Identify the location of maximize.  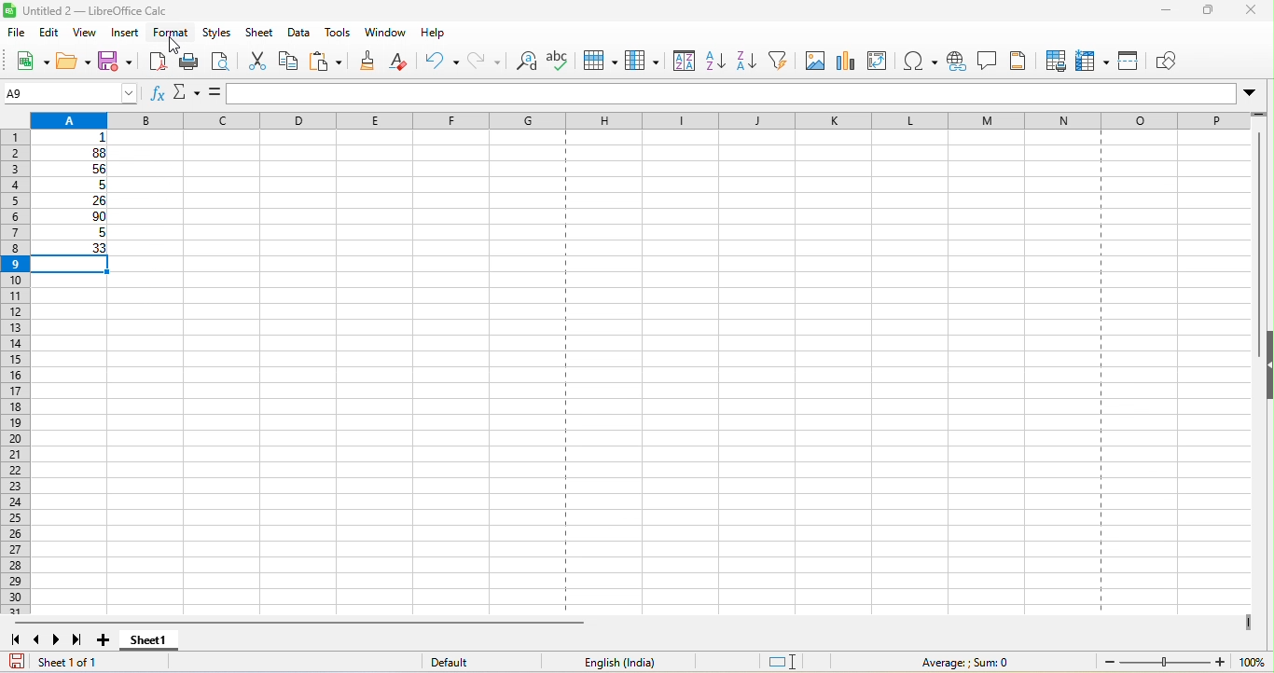
(1201, 12).